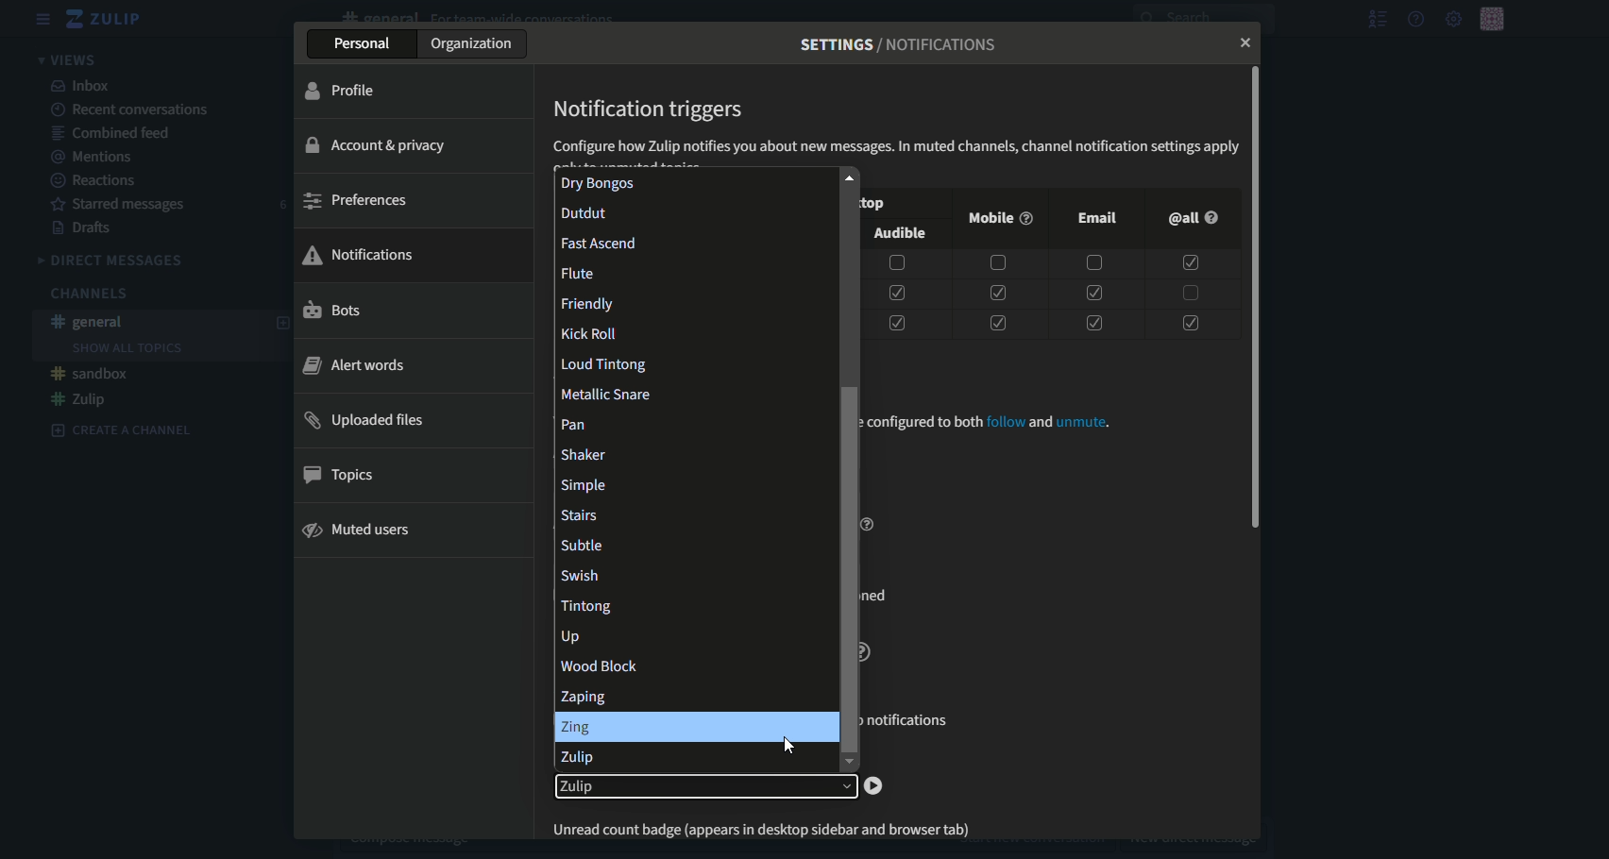 The image size is (1609, 859). Describe the element at coordinates (692, 695) in the screenshot. I see `zaping` at that location.